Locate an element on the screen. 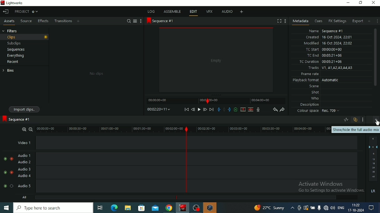 This screenshot has height=213, width=380. Warning is located at coordinates (306, 207).